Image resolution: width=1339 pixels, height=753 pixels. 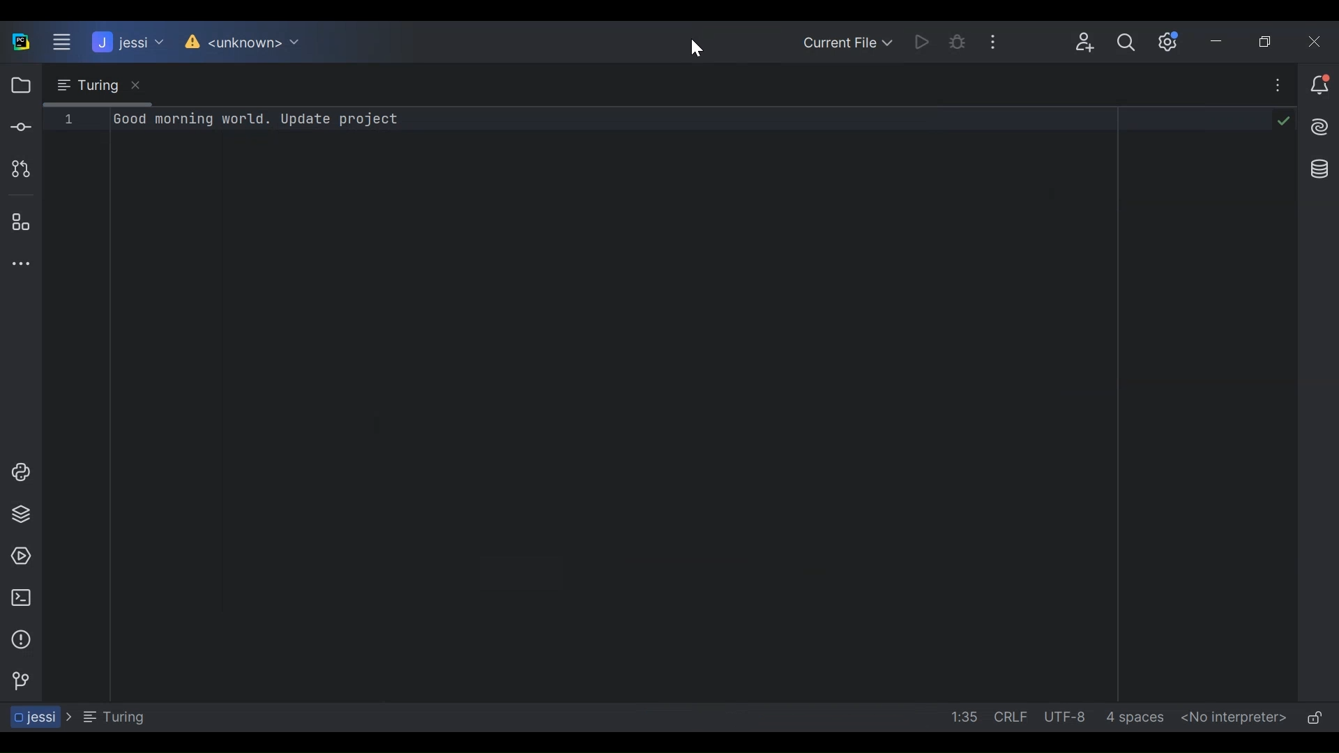 What do you see at coordinates (1280, 119) in the screenshot?
I see `saved` at bounding box center [1280, 119].